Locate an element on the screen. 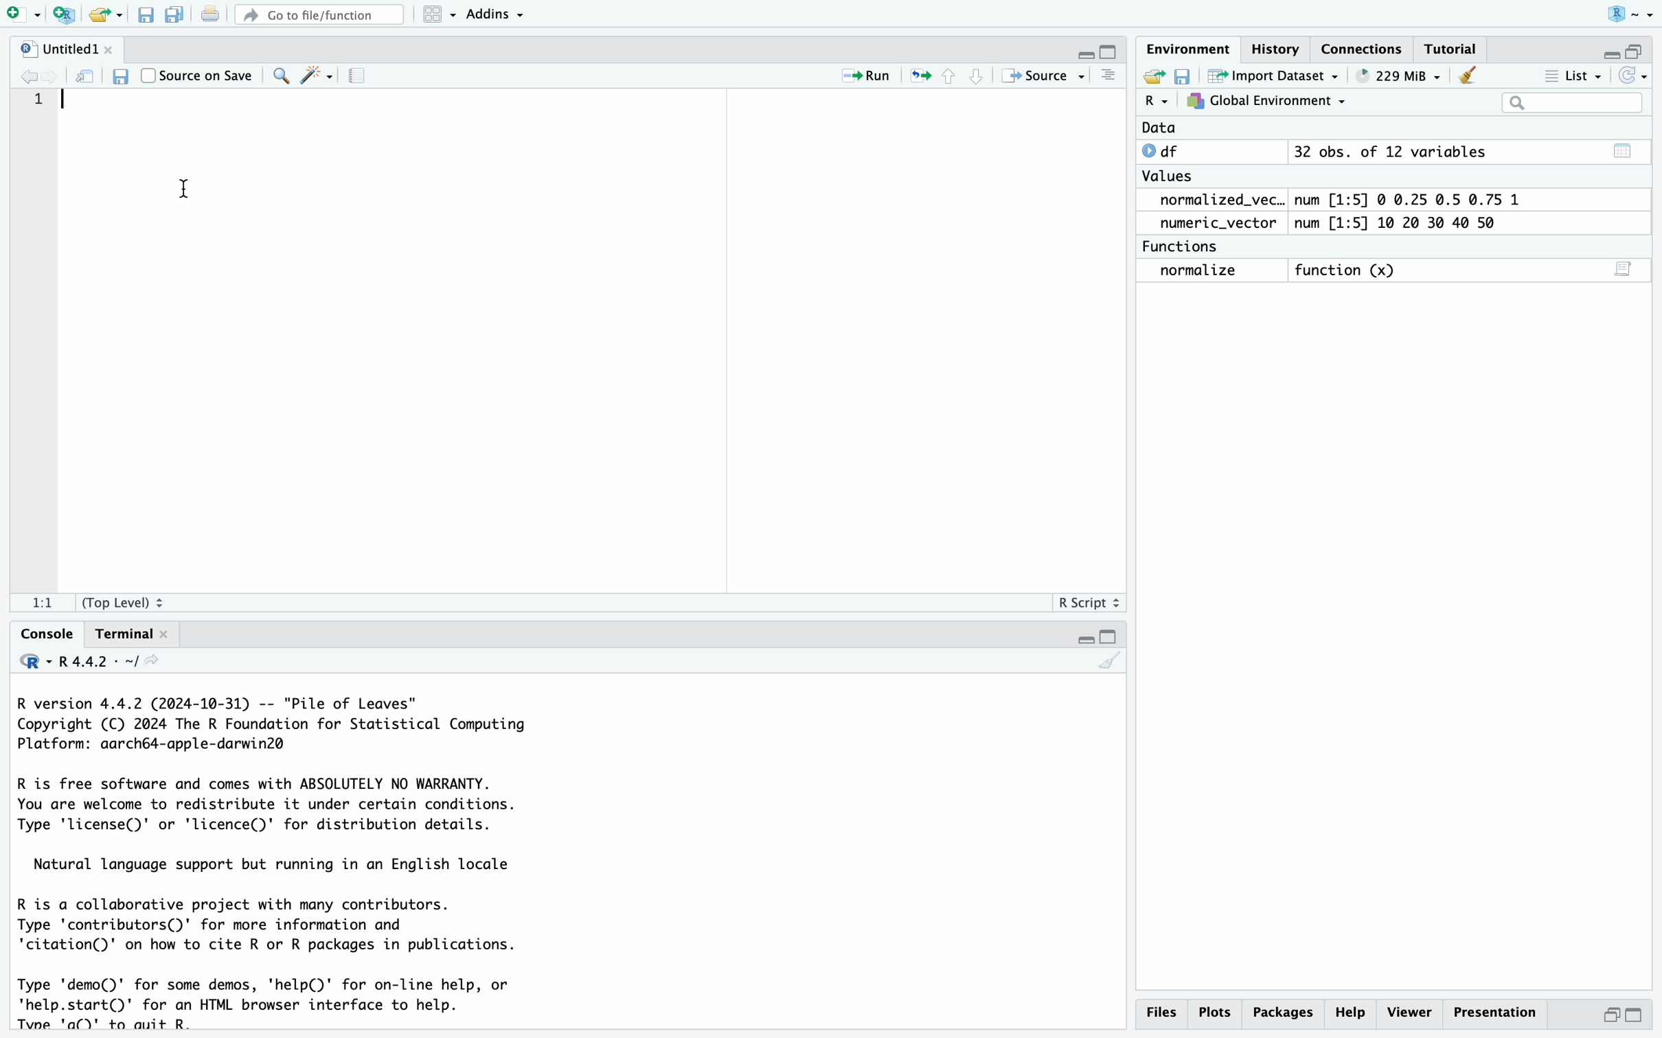 The height and width of the screenshot is (1038, 1662). Show document outline is located at coordinates (1110, 76).